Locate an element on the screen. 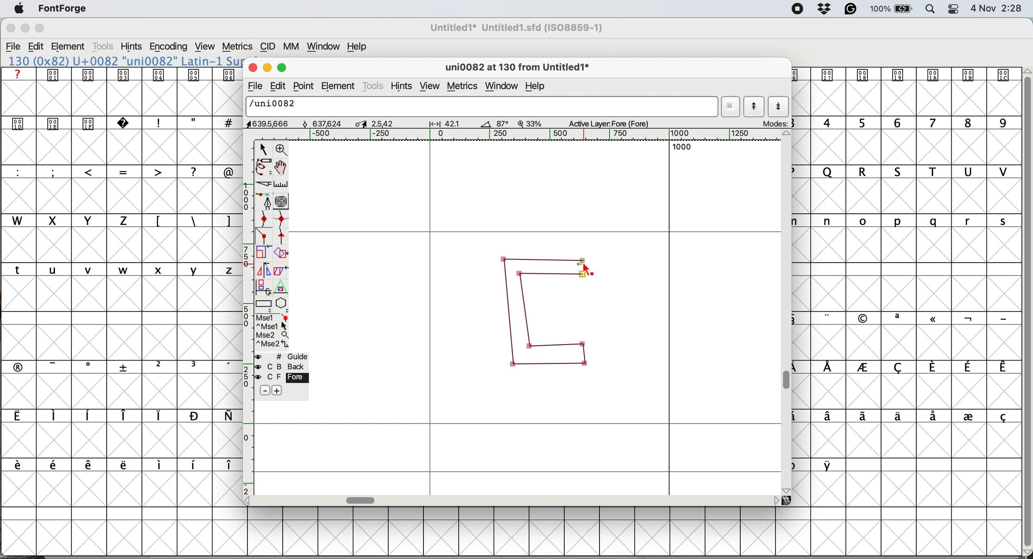 The height and width of the screenshot is (559, 1033). vertical scroll bar is located at coordinates (1026, 308).